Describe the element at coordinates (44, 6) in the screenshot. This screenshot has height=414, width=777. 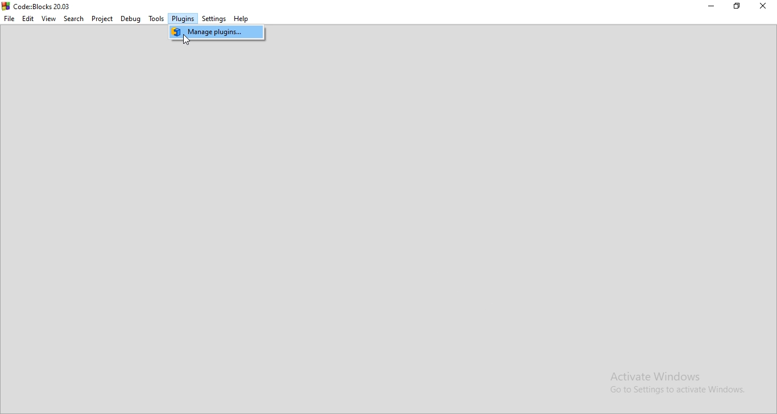
I see `Code: Blocks 20.03` at that location.